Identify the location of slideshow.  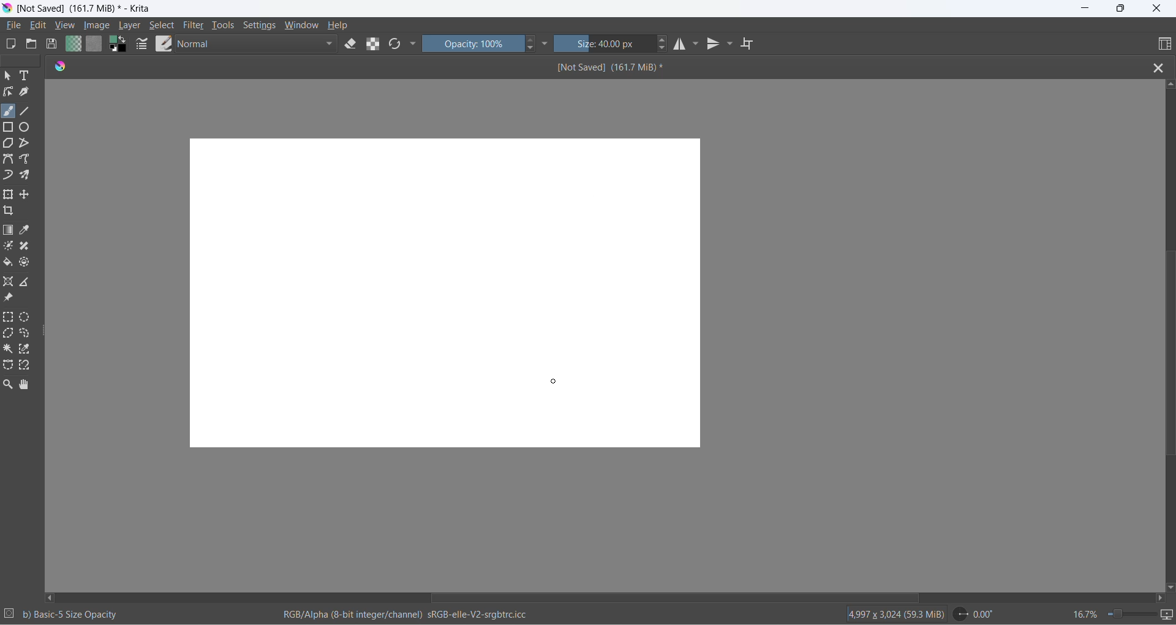
(1168, 615).